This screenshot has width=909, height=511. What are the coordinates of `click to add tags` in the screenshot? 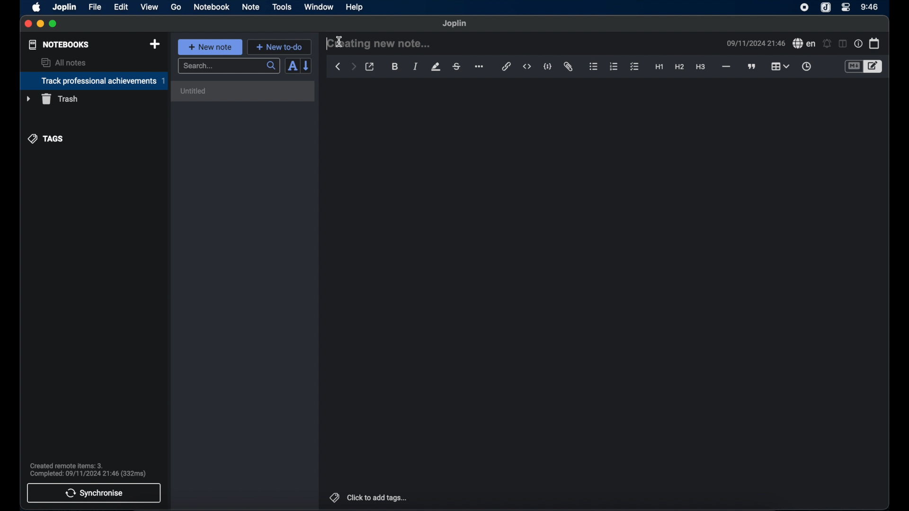 It's located at (367, 497).